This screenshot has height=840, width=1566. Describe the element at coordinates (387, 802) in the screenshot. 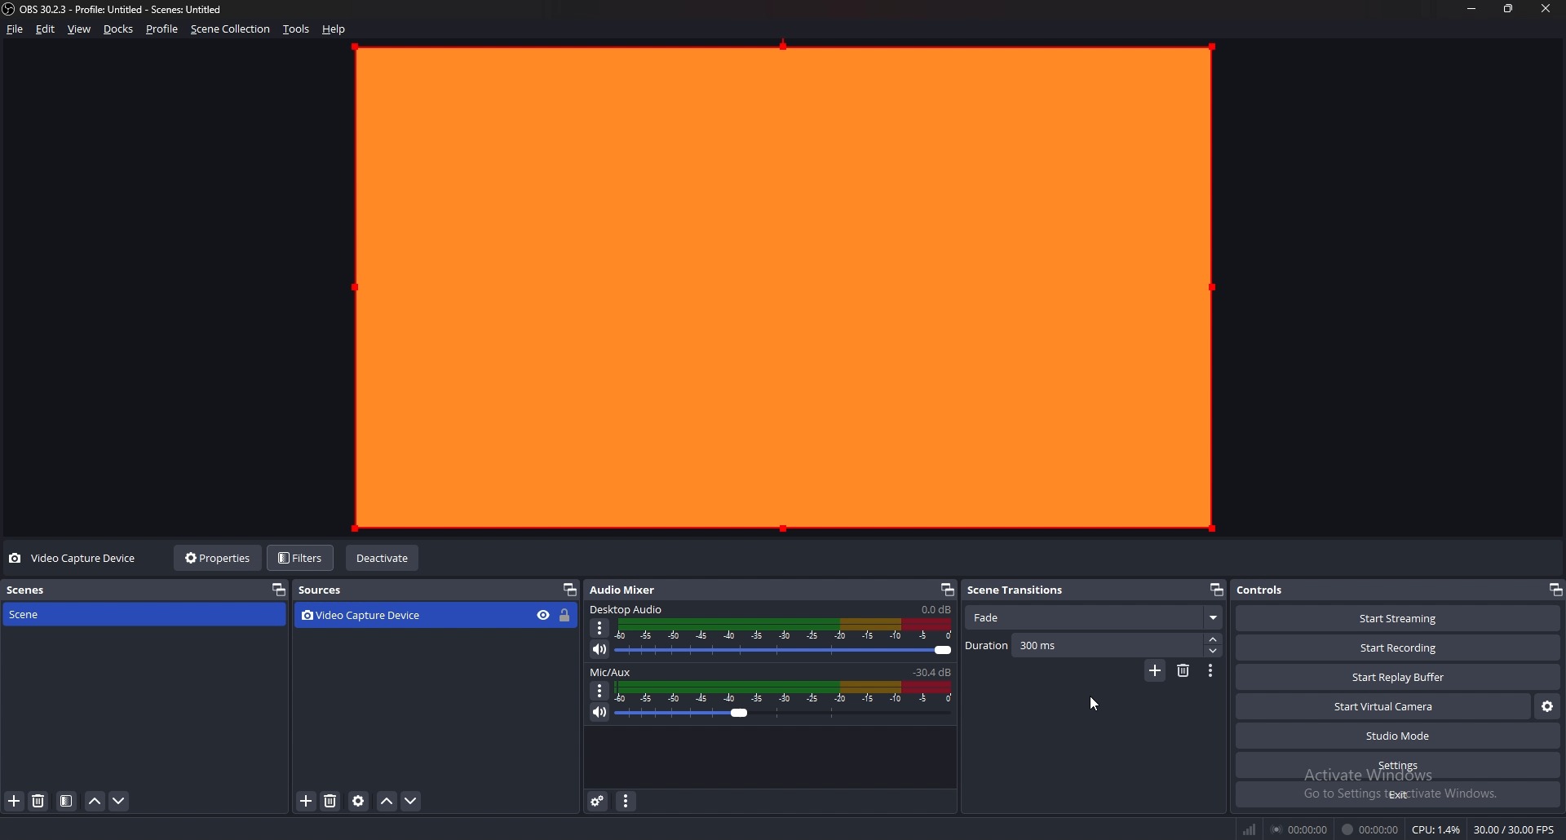

I see `move source up` at that location.